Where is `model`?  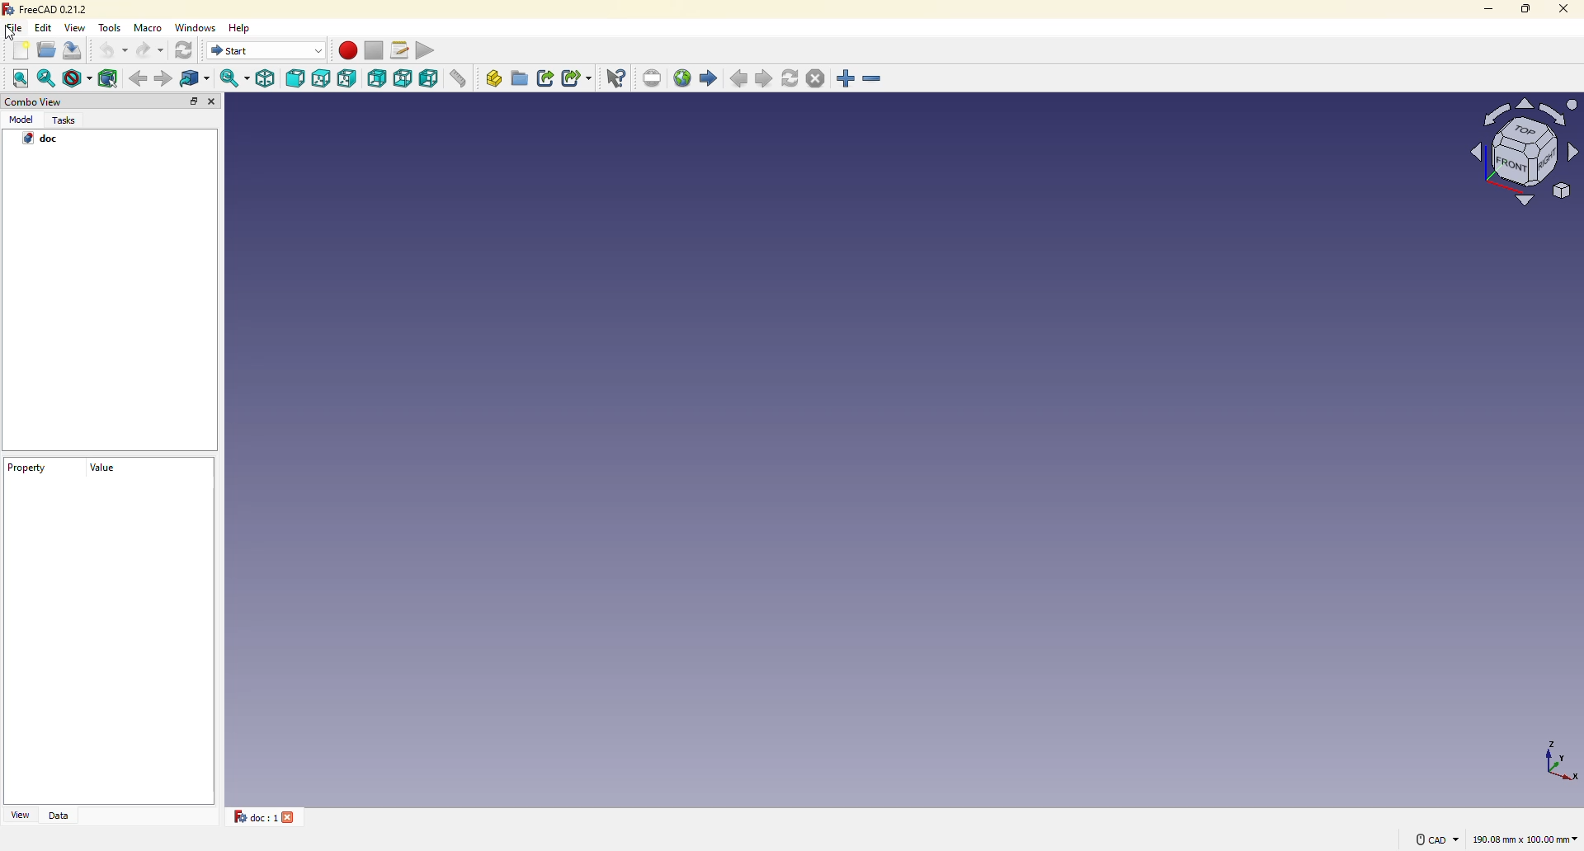
model is located at coordinates (22, 120).